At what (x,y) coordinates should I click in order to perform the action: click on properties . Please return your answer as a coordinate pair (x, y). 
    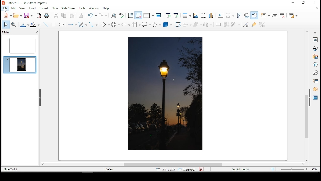
    Looking at the image, I should click on (315, 39).